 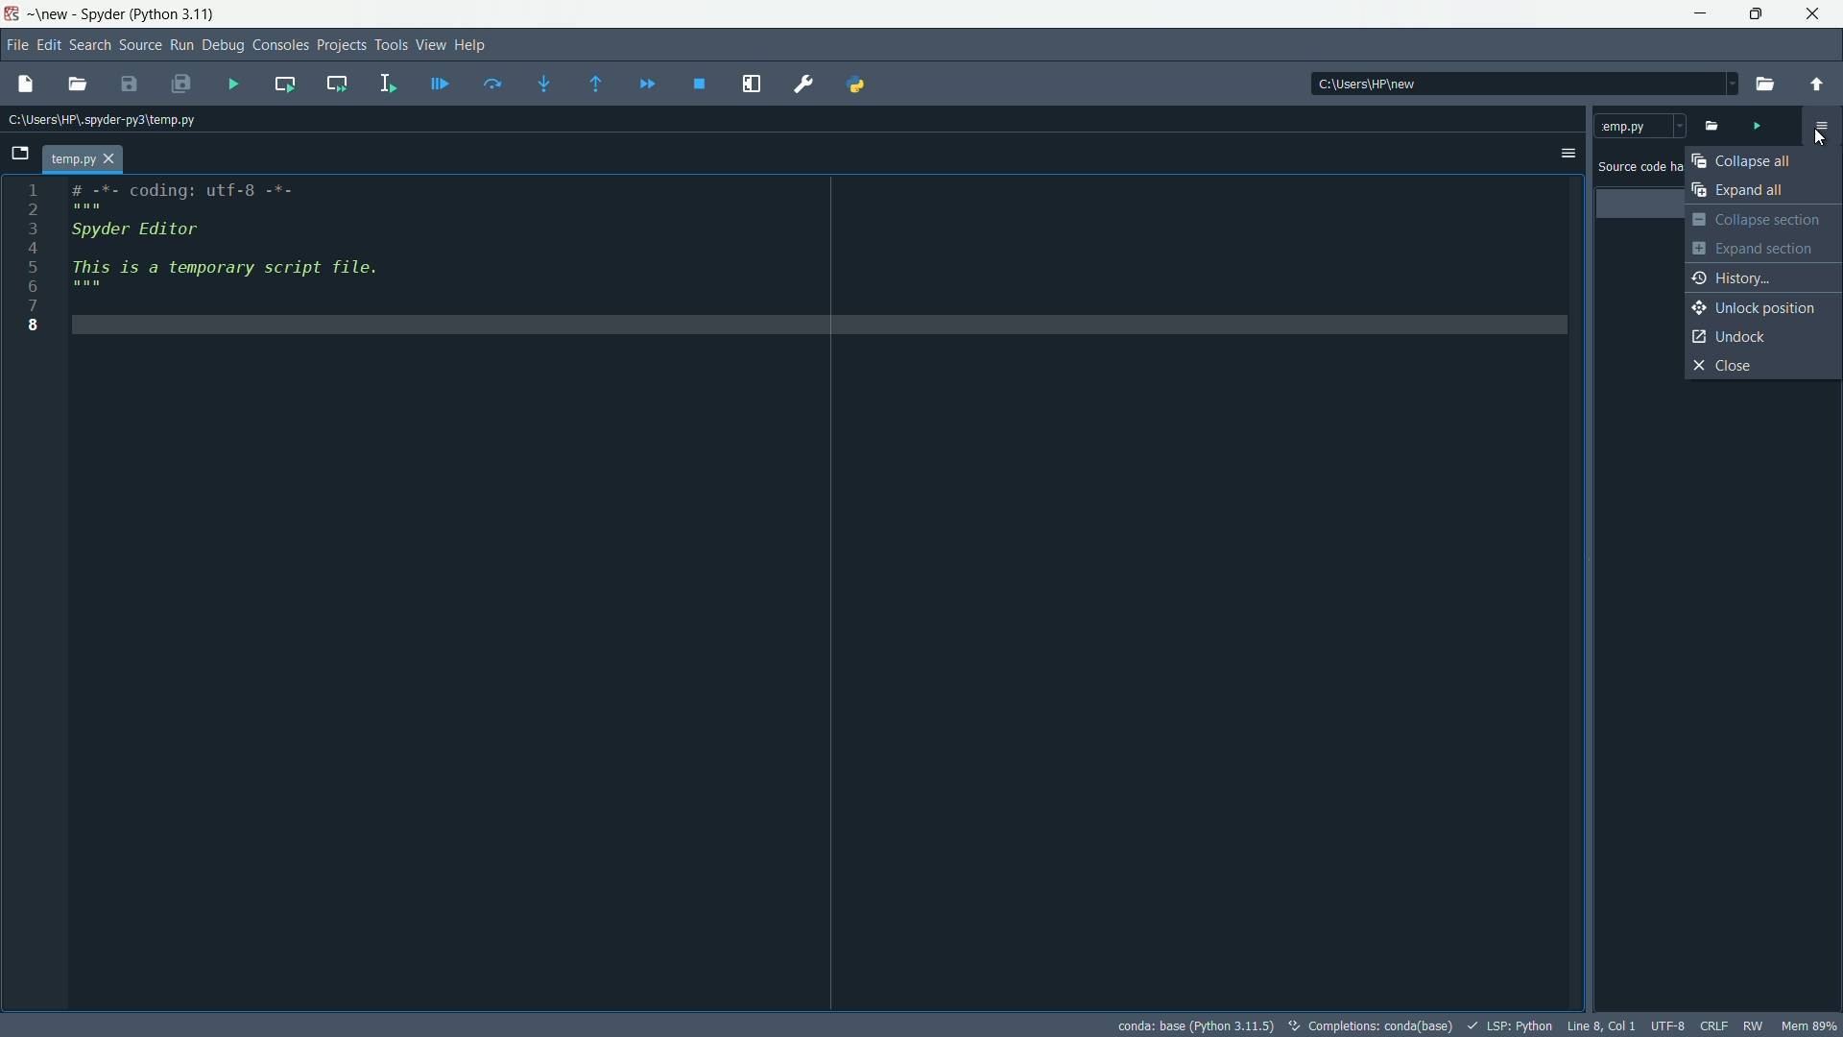 I want to click on file encoding, so click(x=1667, y=1025).